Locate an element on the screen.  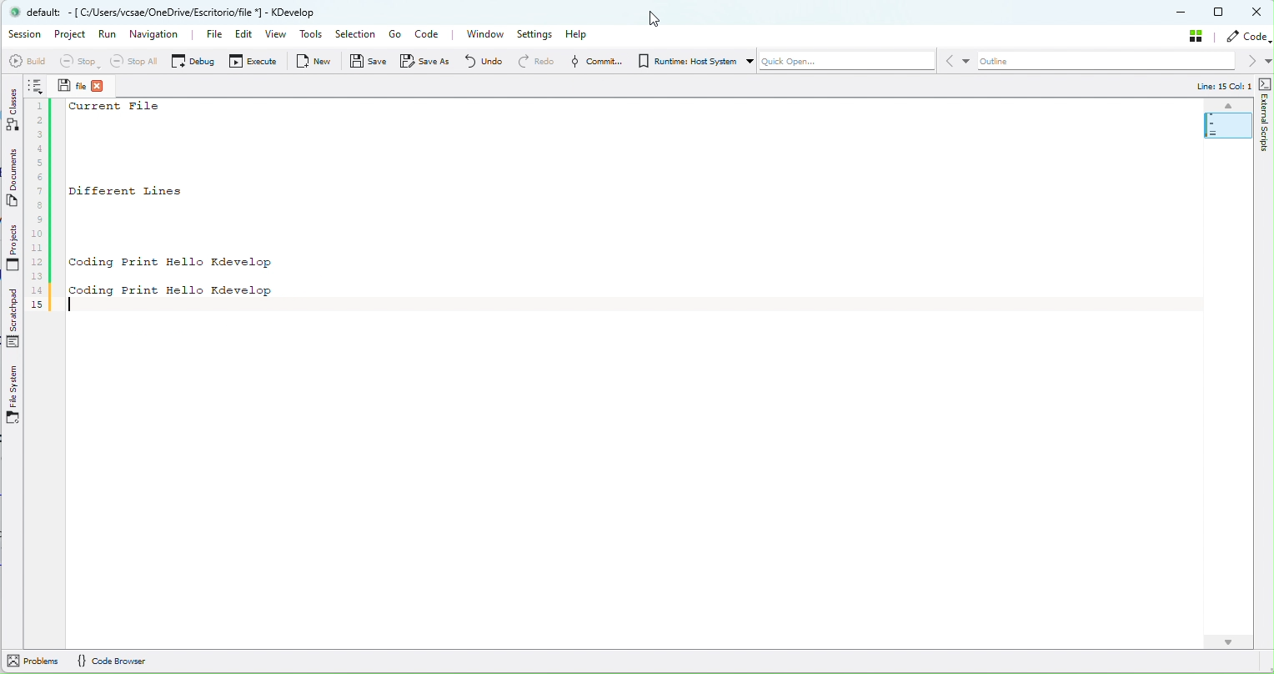
outline is located at coordinates (1116, 62).